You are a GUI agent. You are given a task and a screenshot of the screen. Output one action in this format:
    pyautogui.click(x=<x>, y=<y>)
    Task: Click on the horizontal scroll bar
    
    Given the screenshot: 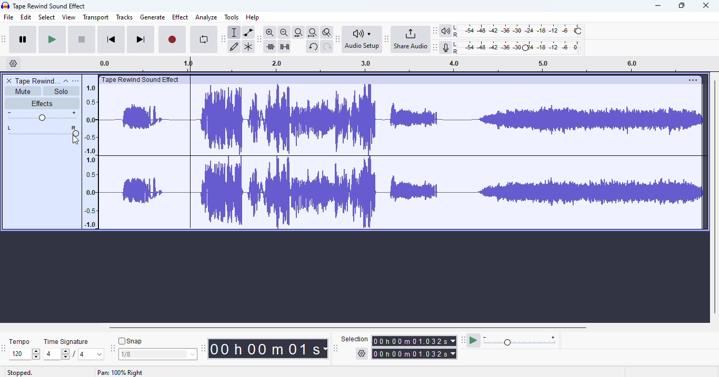 What is the action you would take?
    pyautogui.click(x=349, y=328)
    